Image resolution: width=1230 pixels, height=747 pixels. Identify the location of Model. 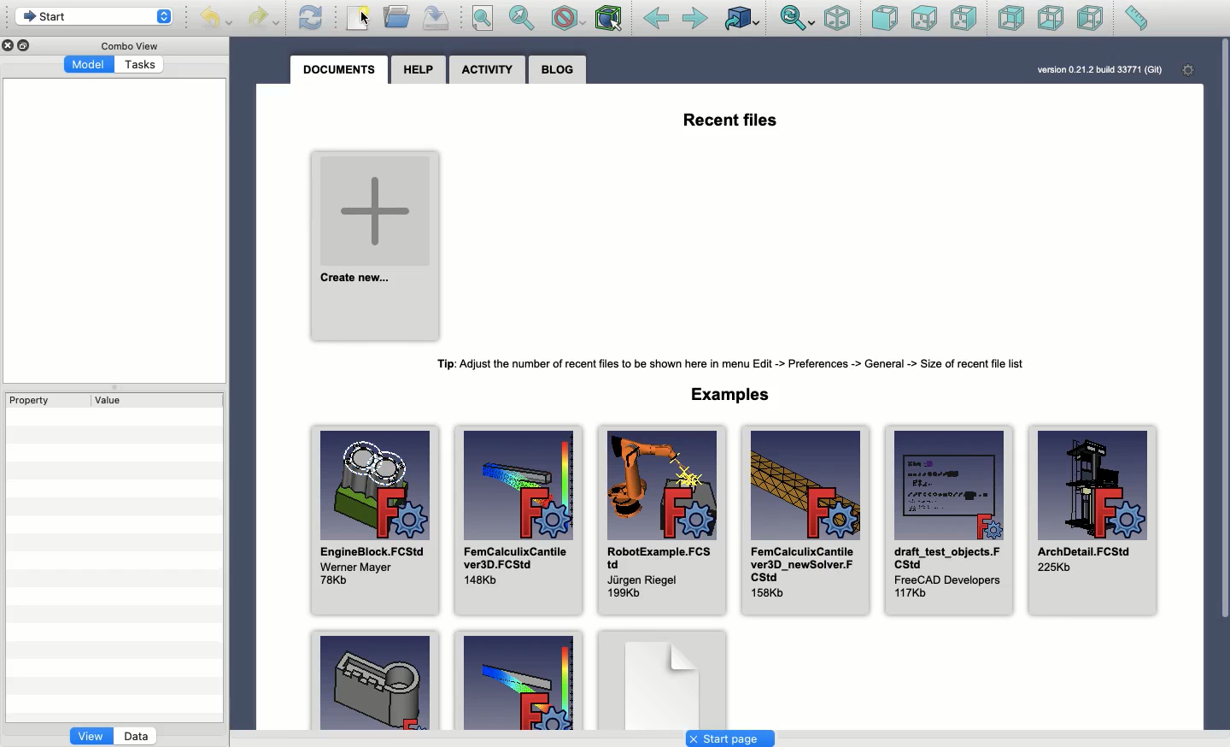
(90, 65).